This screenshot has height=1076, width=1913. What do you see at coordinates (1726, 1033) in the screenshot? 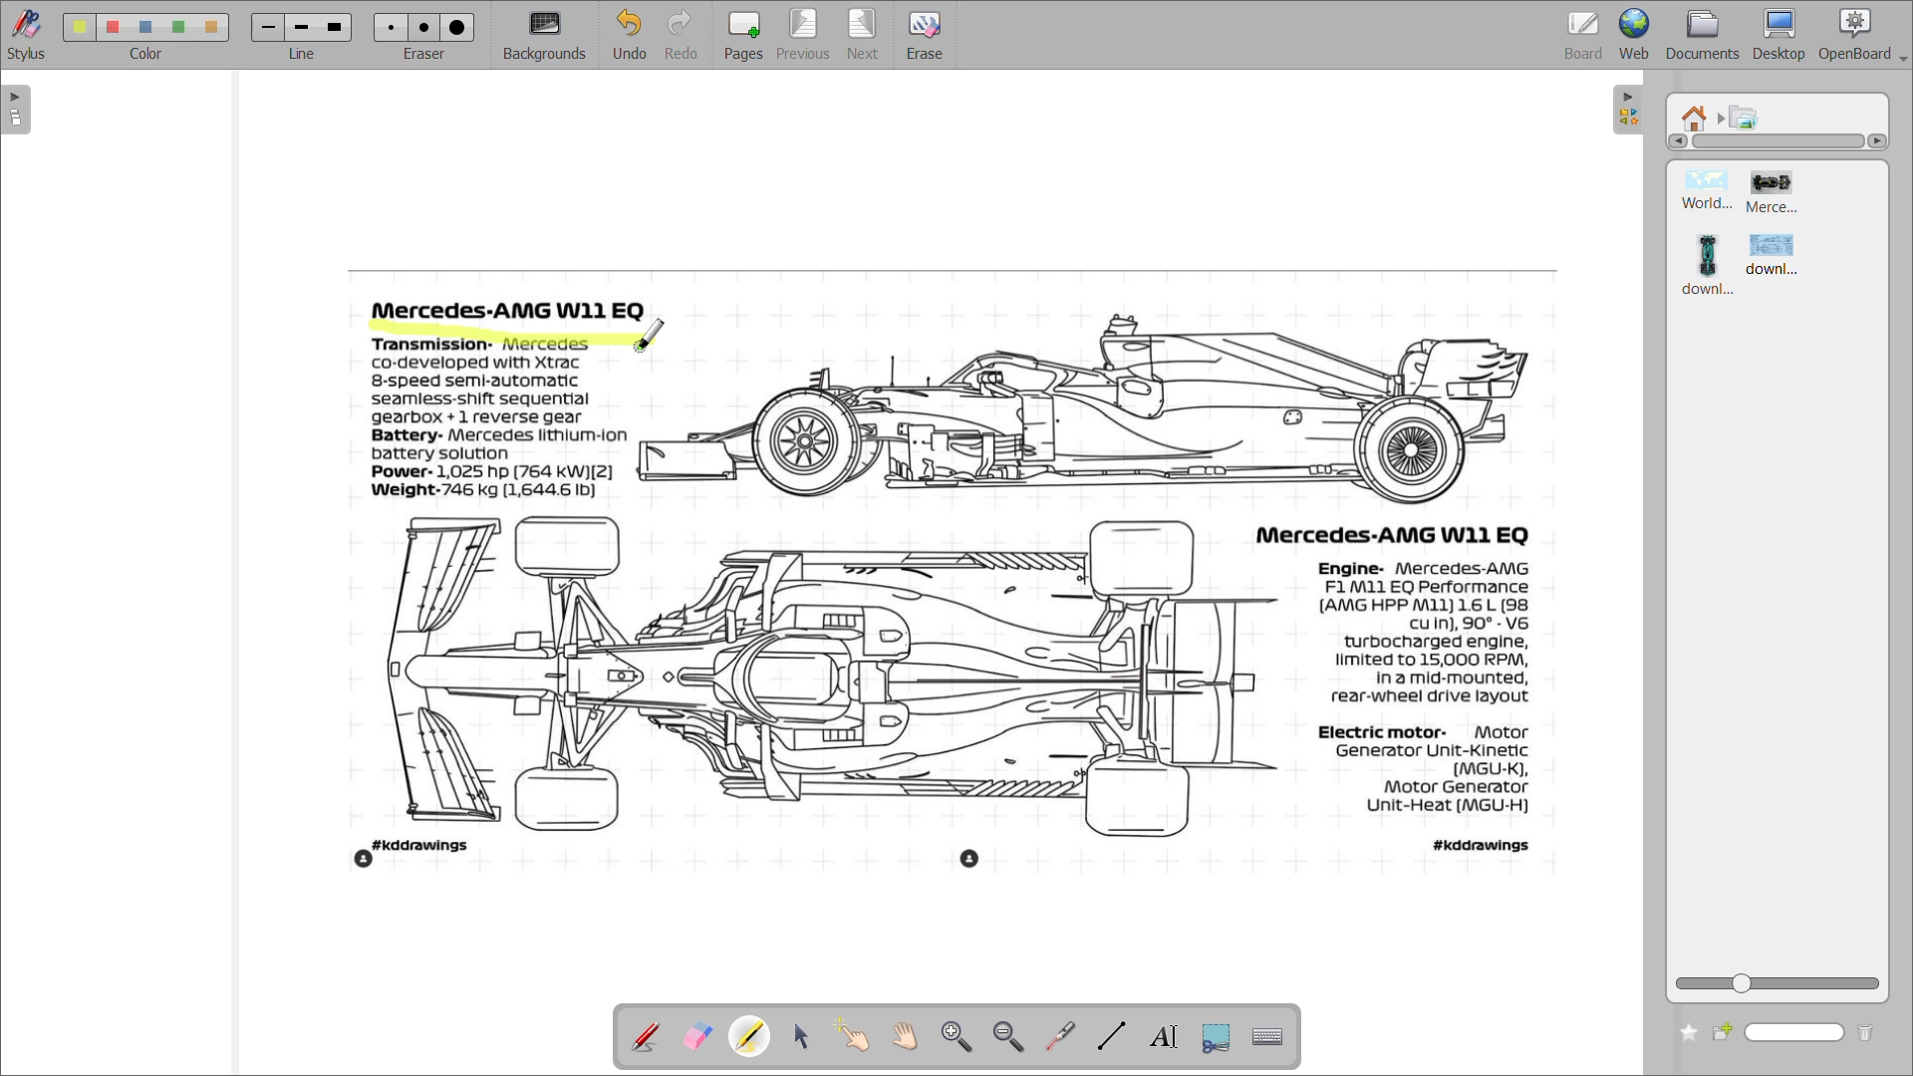
I see `create new folder` at bounding box center [1726, 1033].